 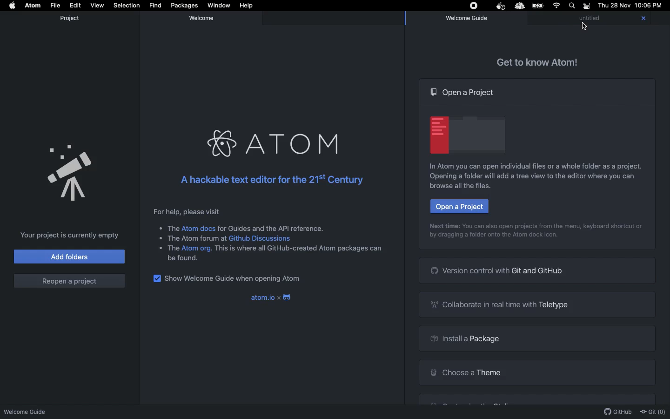 What do you see at coordinates (535, 166) in the screenshot?
I see `Instructional text` at bounding box center [535, 166].